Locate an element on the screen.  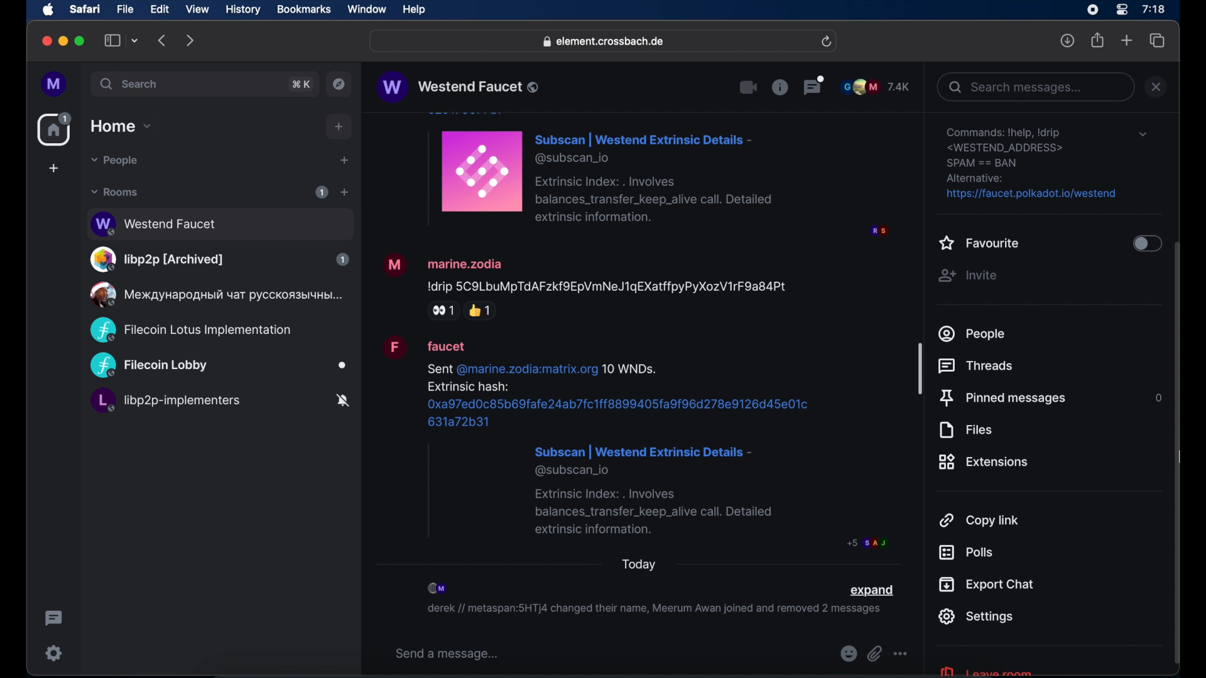
profile is located at coordinates (55, 85).